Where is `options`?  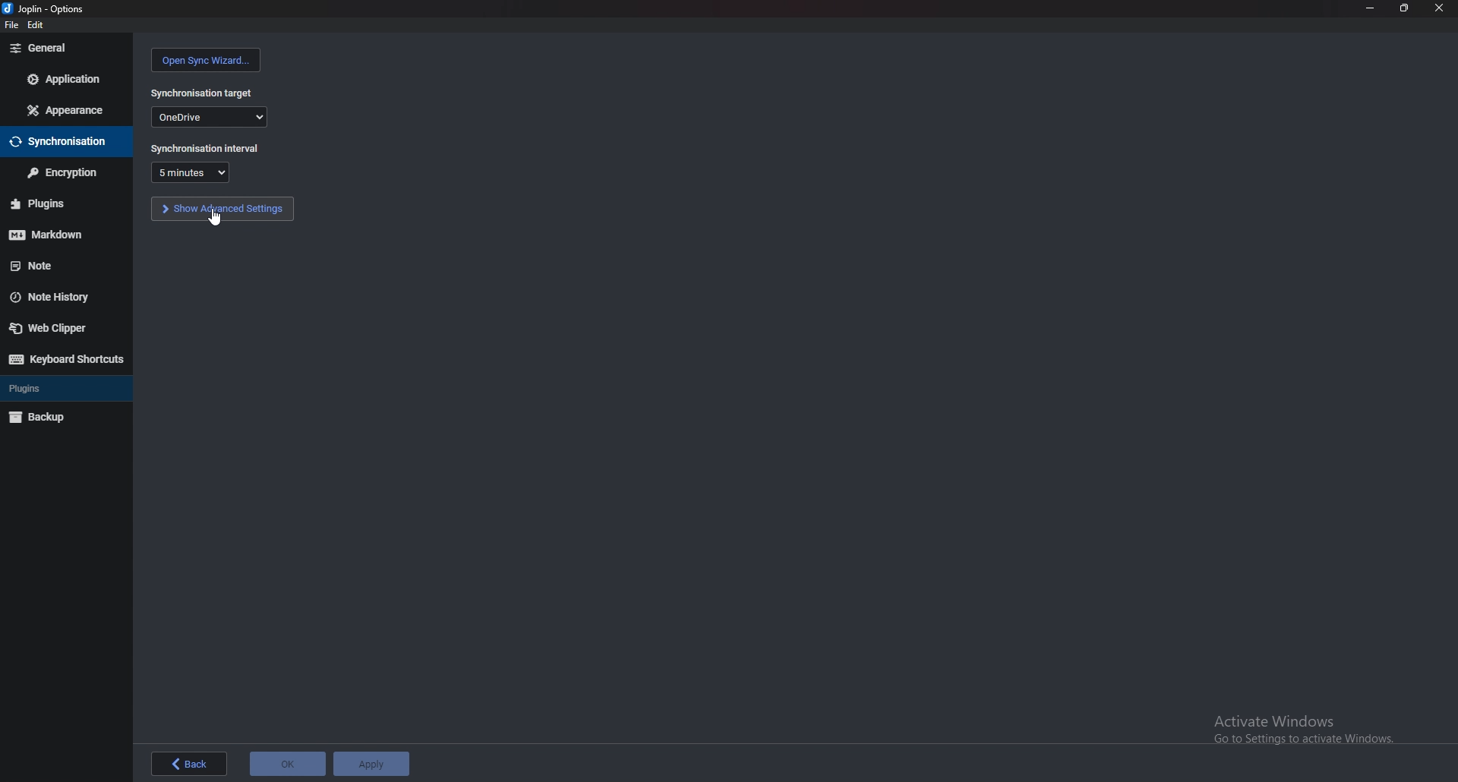
options is located at coordinates (46, 9).